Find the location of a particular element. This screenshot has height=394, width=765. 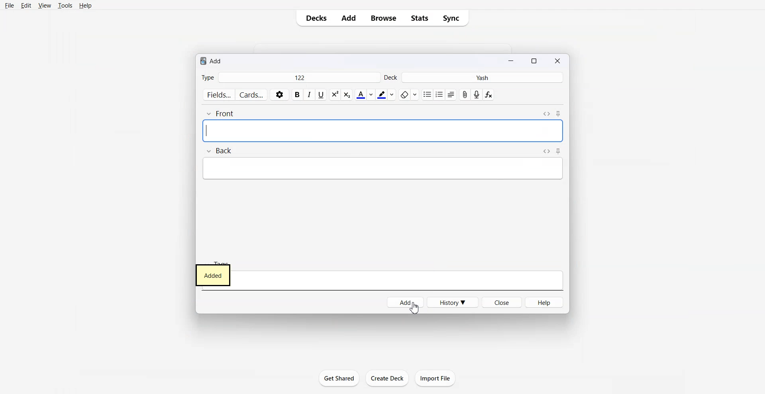

View is located at coordinates (44, 6).